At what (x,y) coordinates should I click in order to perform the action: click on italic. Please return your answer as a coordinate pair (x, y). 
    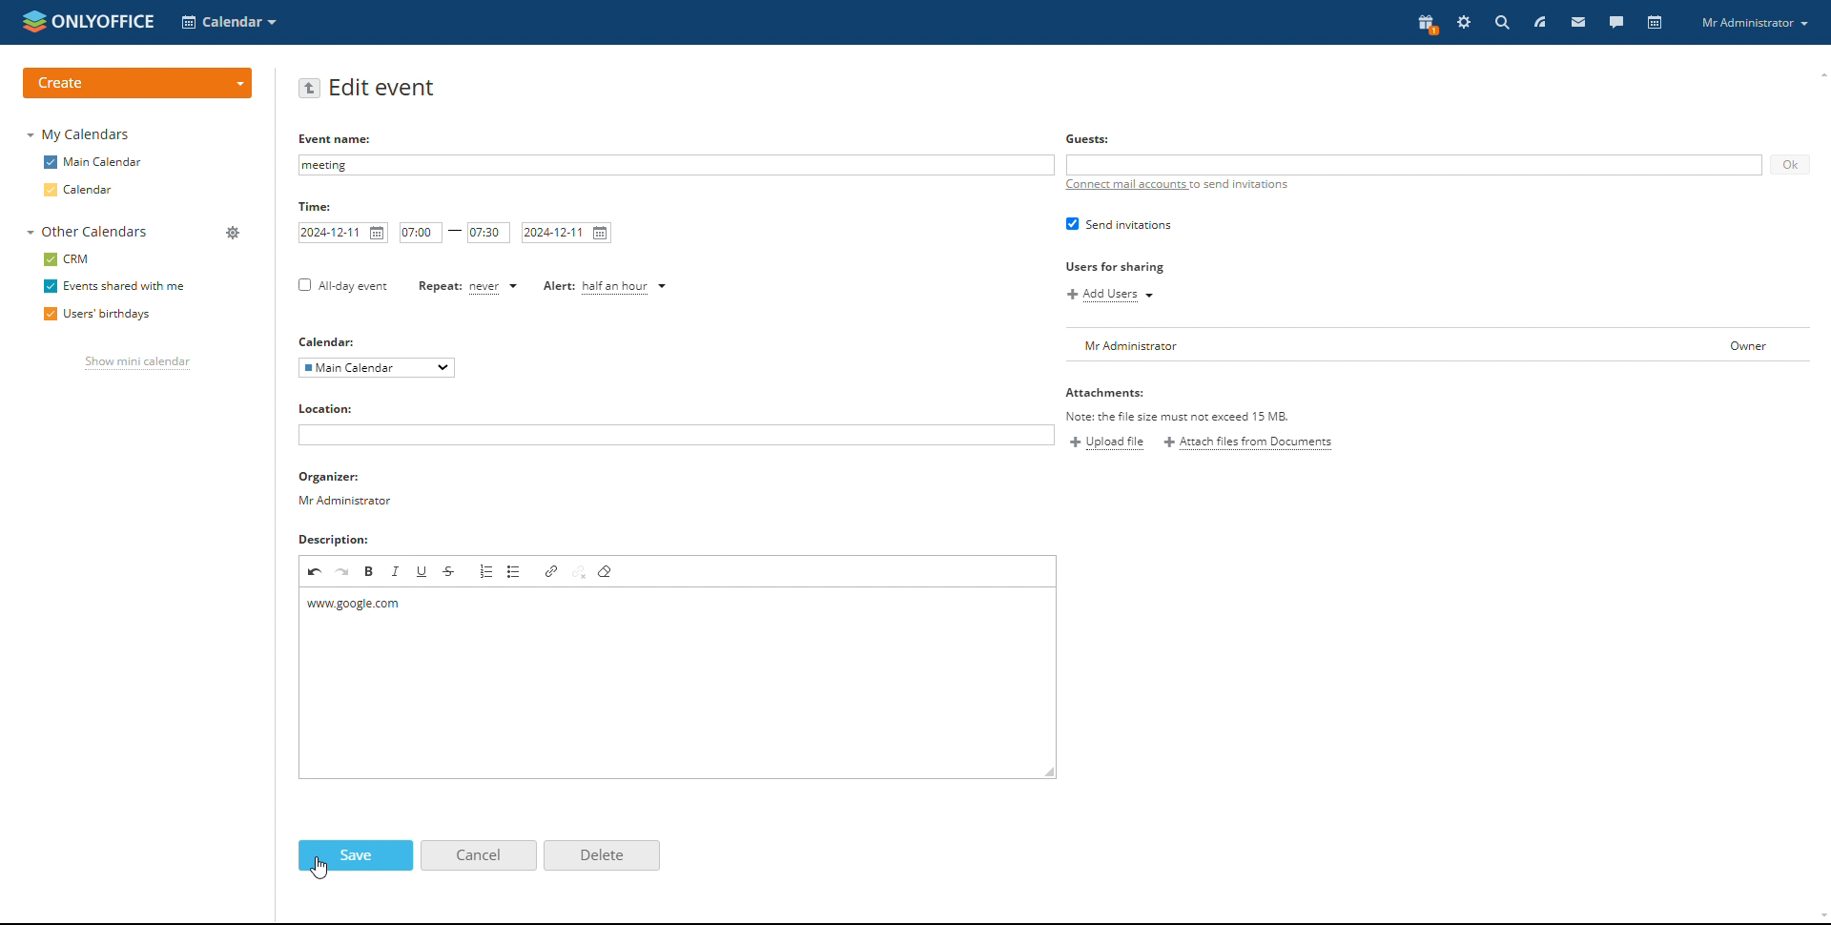
    Looking at the image, I should click on (397, 571).